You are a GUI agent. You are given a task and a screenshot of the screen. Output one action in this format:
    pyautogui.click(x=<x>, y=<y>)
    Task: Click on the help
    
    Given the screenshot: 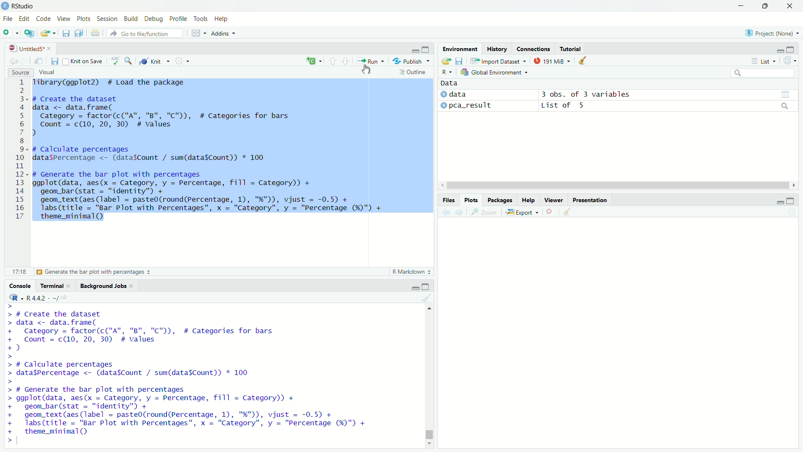 What is the action you would take?
    pyautogui.click(x=528, y=200)
    